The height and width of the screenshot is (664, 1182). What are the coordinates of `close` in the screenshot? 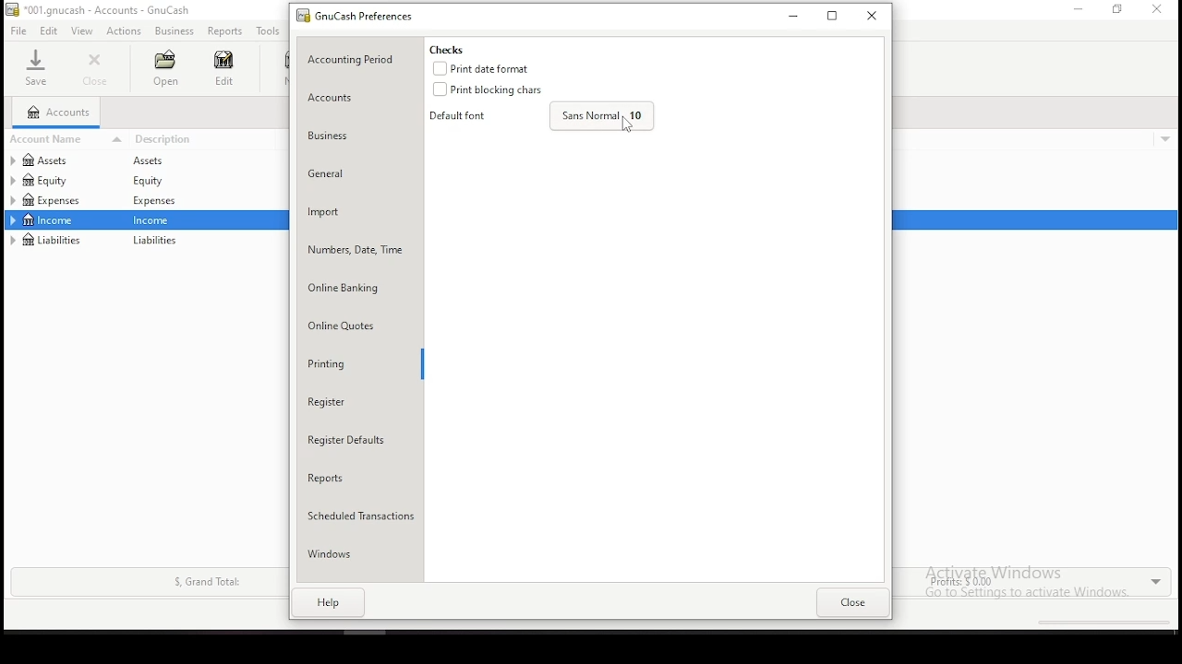 It's located at (853, 603).